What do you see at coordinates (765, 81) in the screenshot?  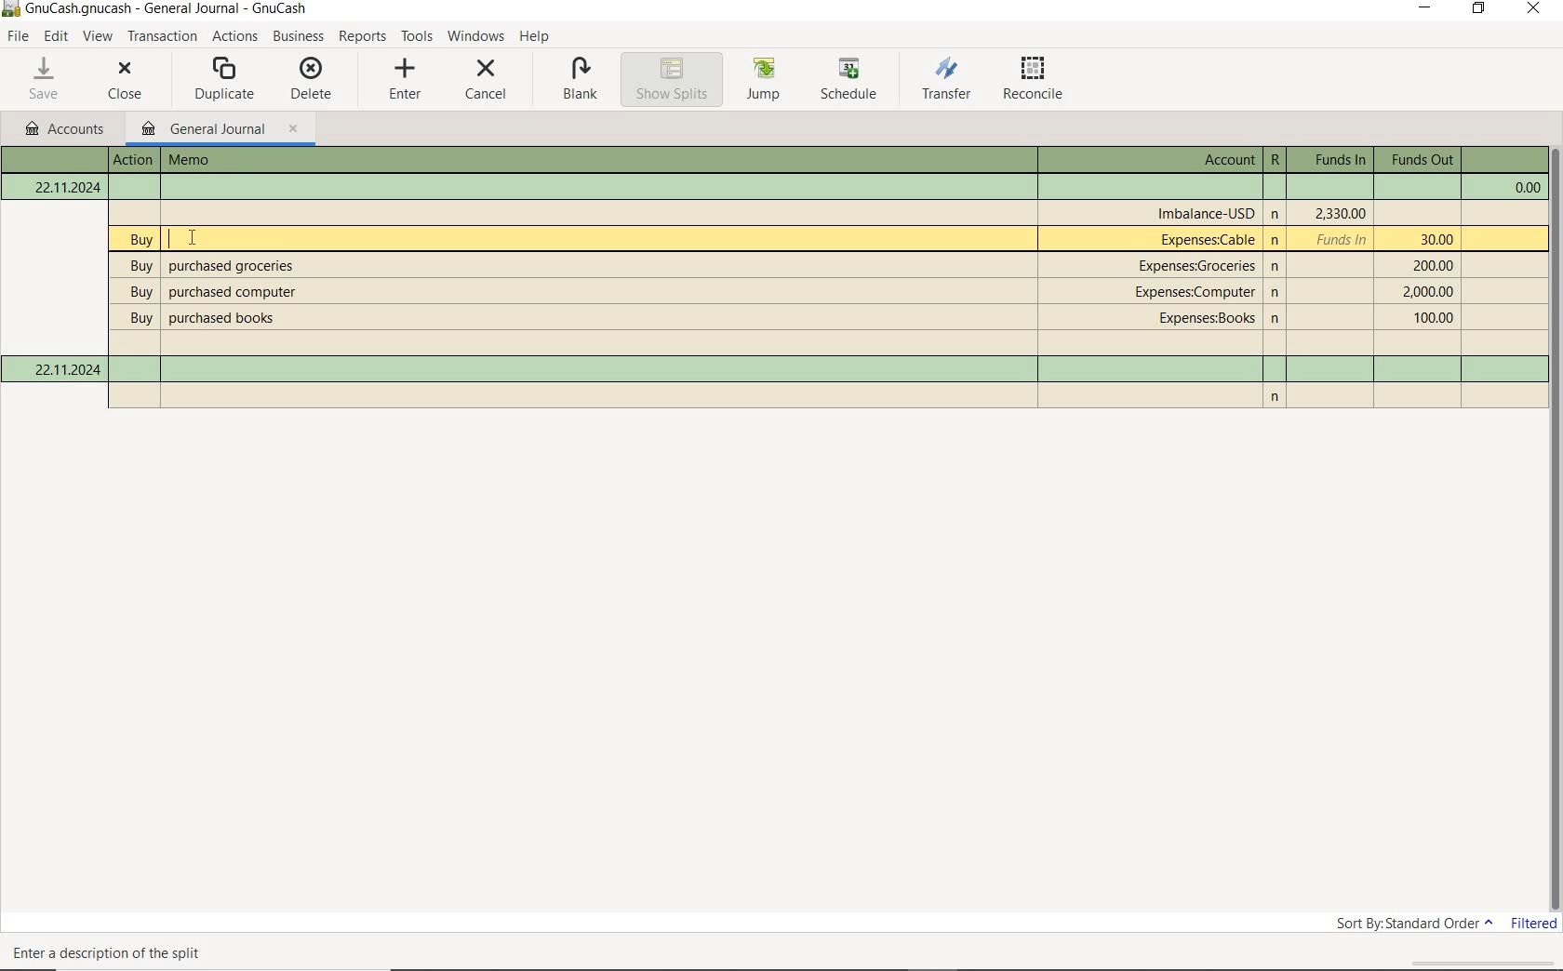 I see `jump` at bounding box center [765, 81].